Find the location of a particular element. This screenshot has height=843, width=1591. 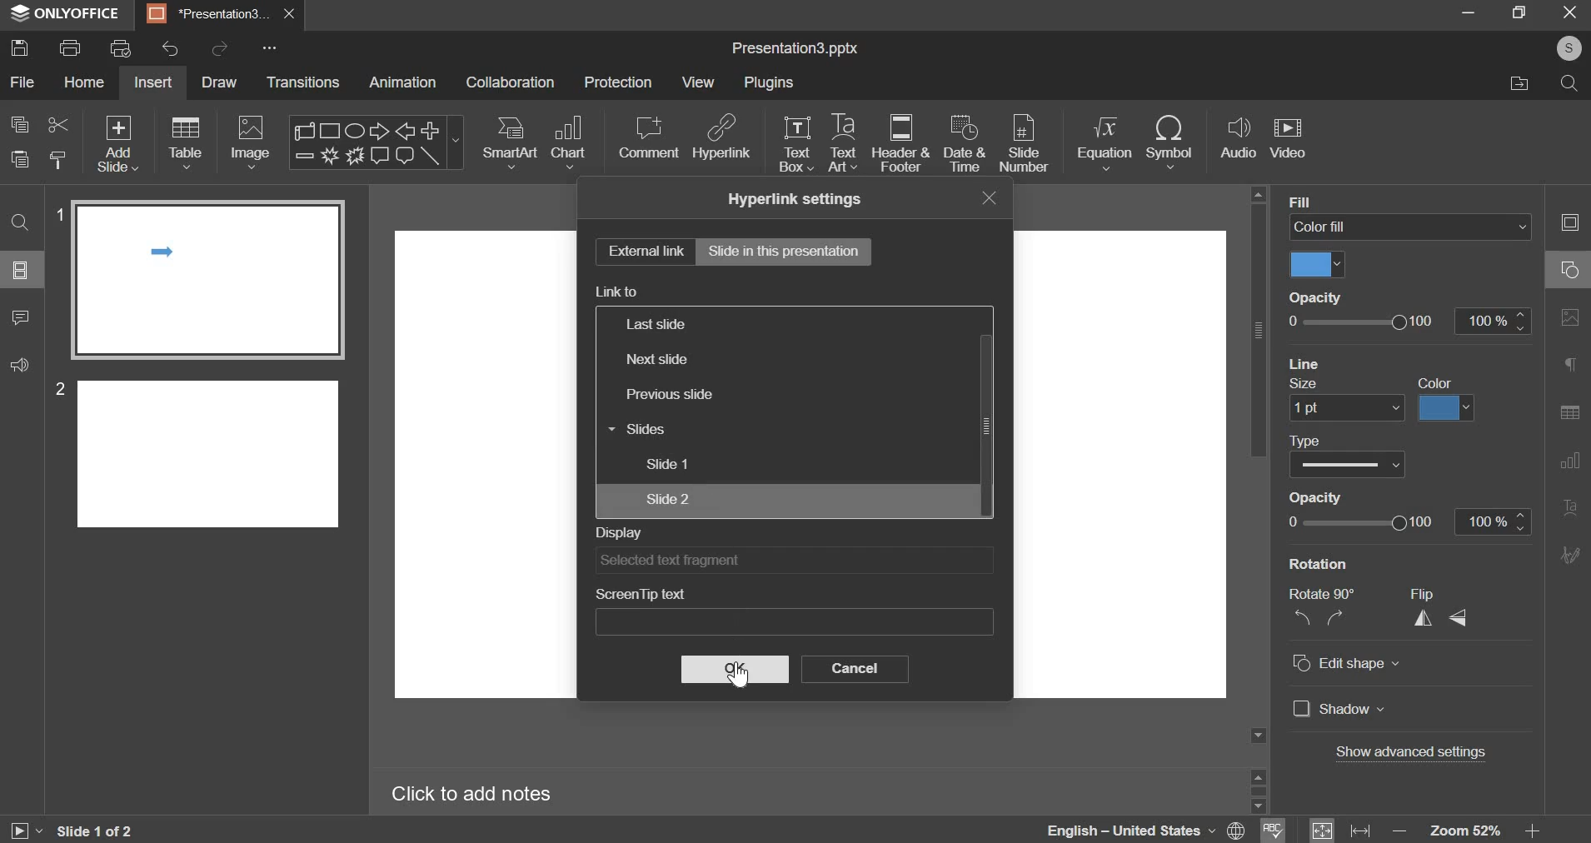

chart is located at coordinates (571, 142).